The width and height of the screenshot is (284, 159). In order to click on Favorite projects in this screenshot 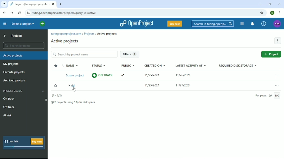, I will do `click(14, 72)`.